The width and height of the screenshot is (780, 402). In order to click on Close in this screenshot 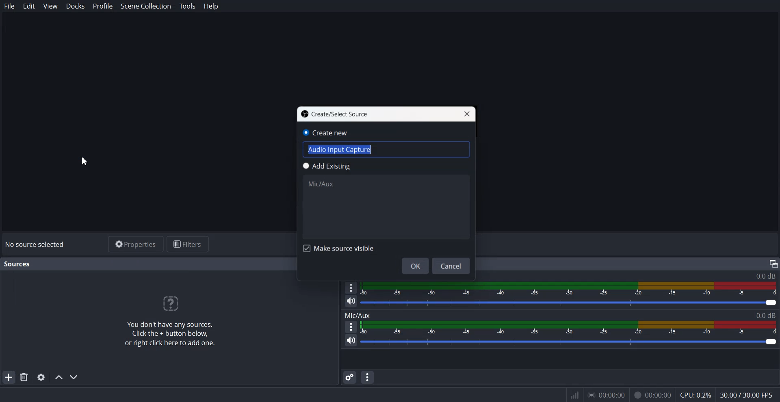, I will do `click(466, 114)`.